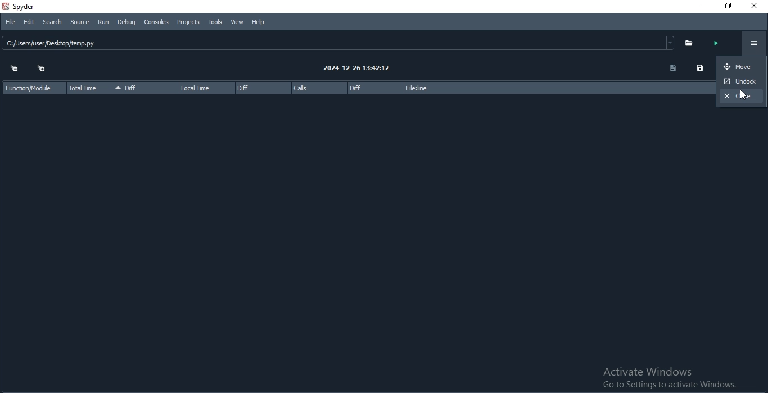  What do you see at coordinates (10, 21) in the screenshot?
I see `File ` at bounding box center [10, 21].